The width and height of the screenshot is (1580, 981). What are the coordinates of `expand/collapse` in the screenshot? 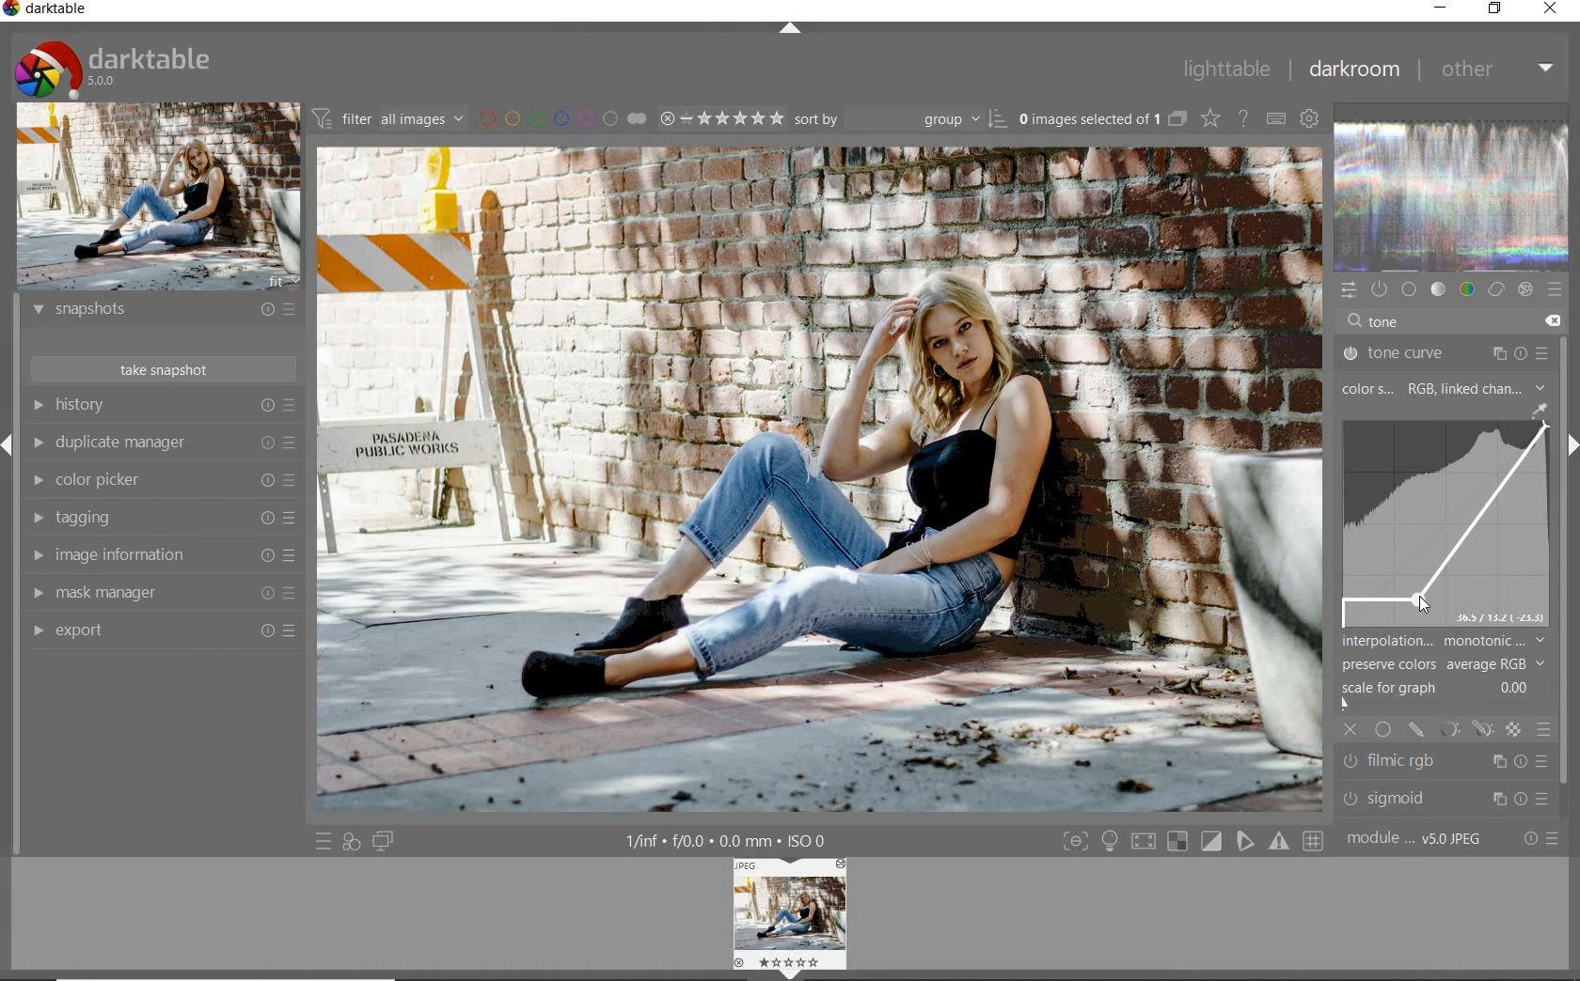 It's located at (789, 31).